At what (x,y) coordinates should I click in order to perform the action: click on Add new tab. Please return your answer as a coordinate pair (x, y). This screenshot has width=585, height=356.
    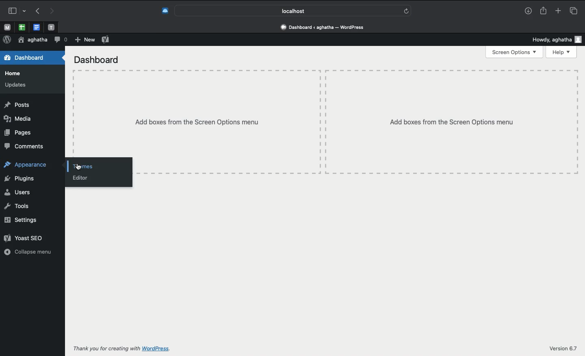
    Looking at the image, I should click on (558, 9).